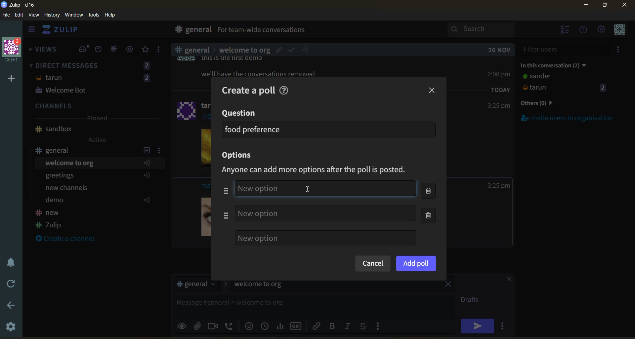 The height and width of the screenshot is (339, 635). What do you see at coordinates (34, 15) in the screenshot?
I see `view` at bounding box center [34, 15].